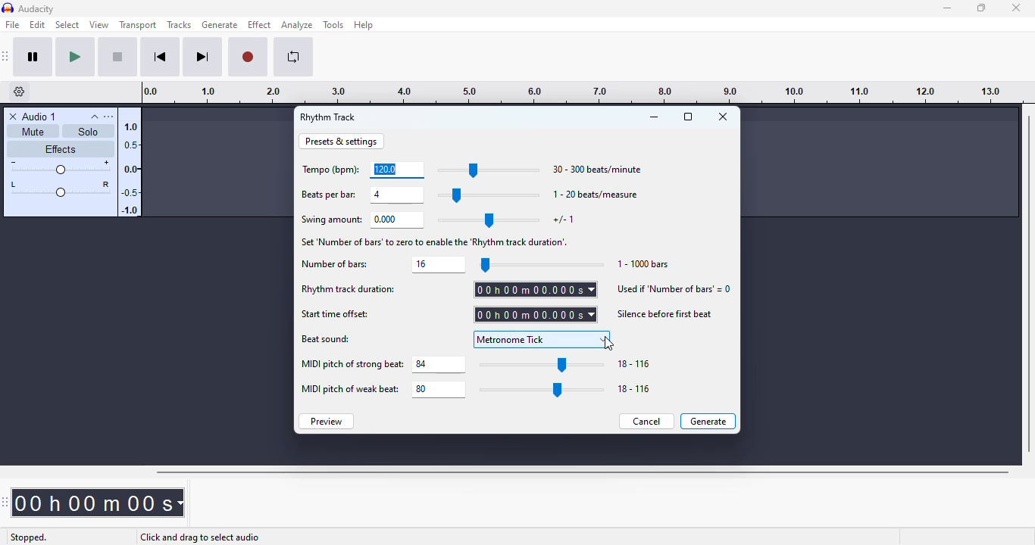 The image size is (1035, 545). Describe the element at coordinates (608, 344) in the screenshot. I see `cursor` at that location.